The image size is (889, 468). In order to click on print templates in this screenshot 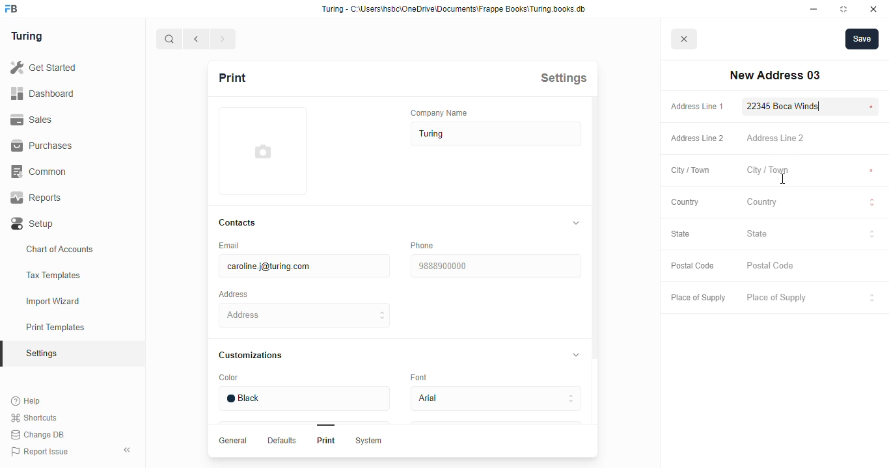, I will do `click(55, 327)`.